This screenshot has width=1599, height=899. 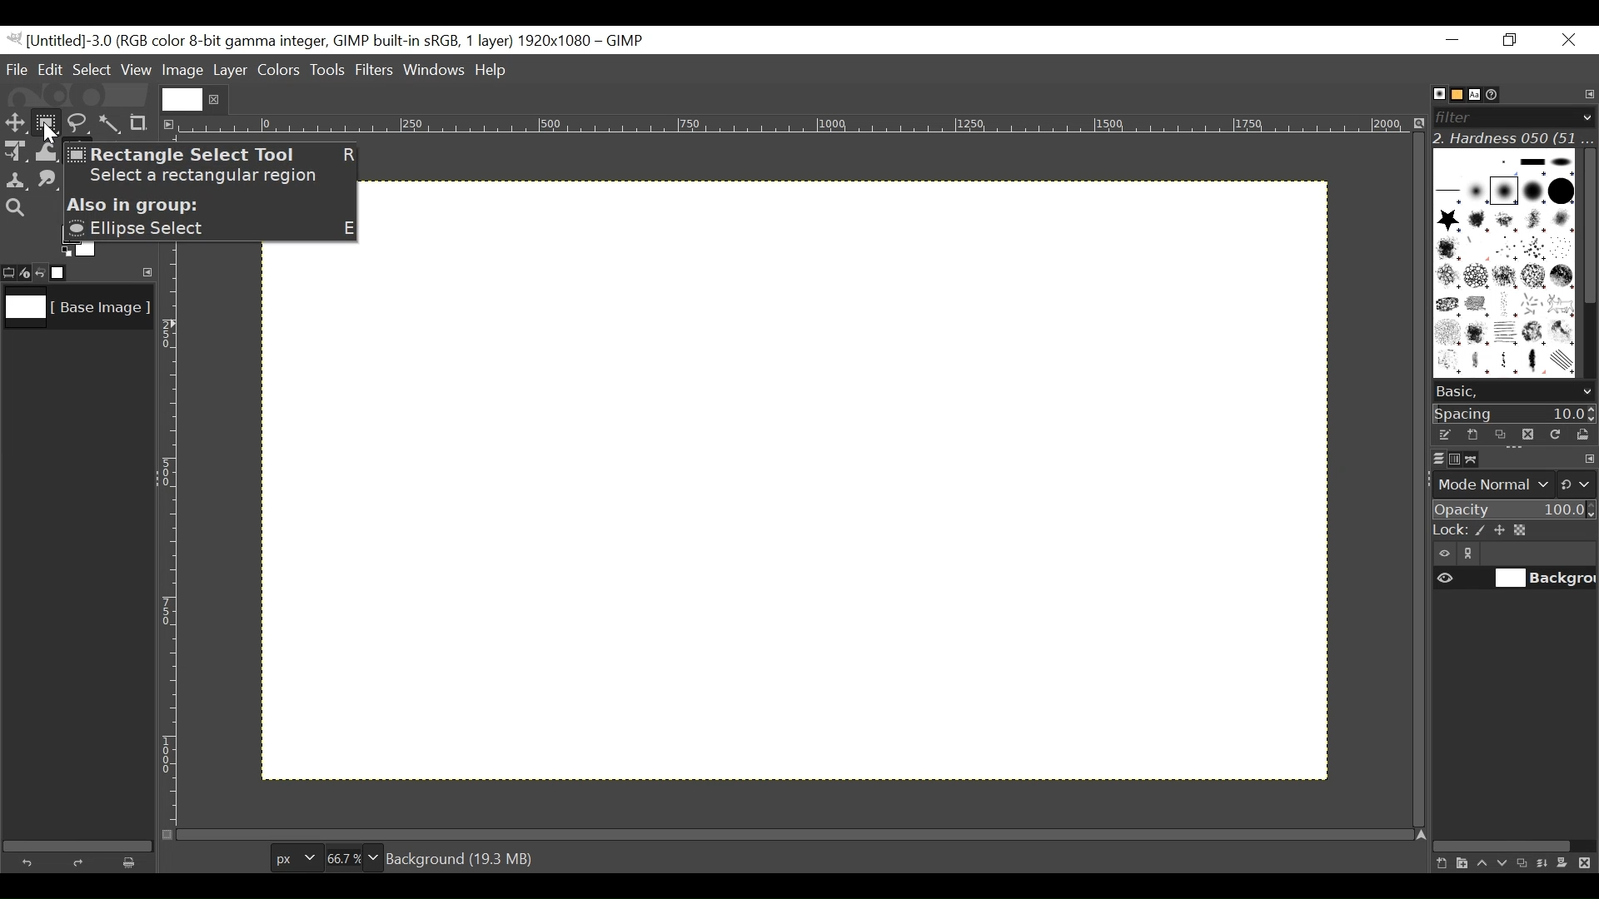 I want to click on Vertical scroll bar, so click(x=1587, y=224).